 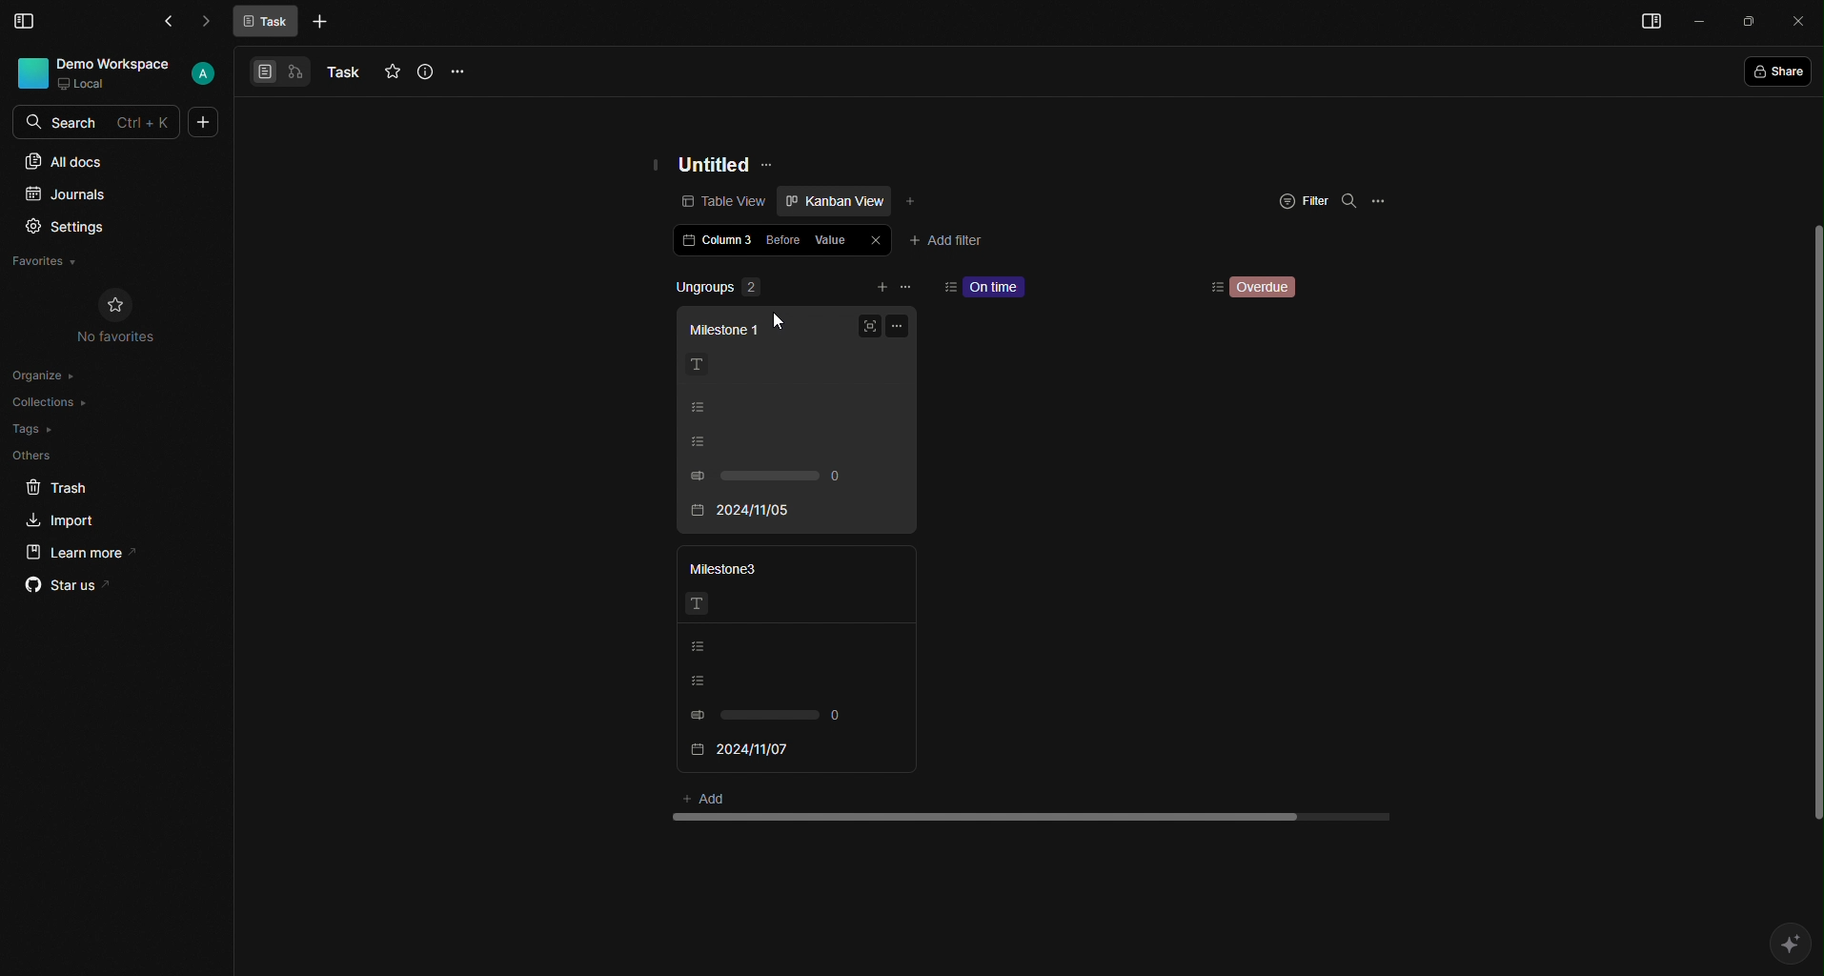 What do you see at coordinates (259, 71) in the screenshot?
I see `View 1` at bounding box center [259, 71].